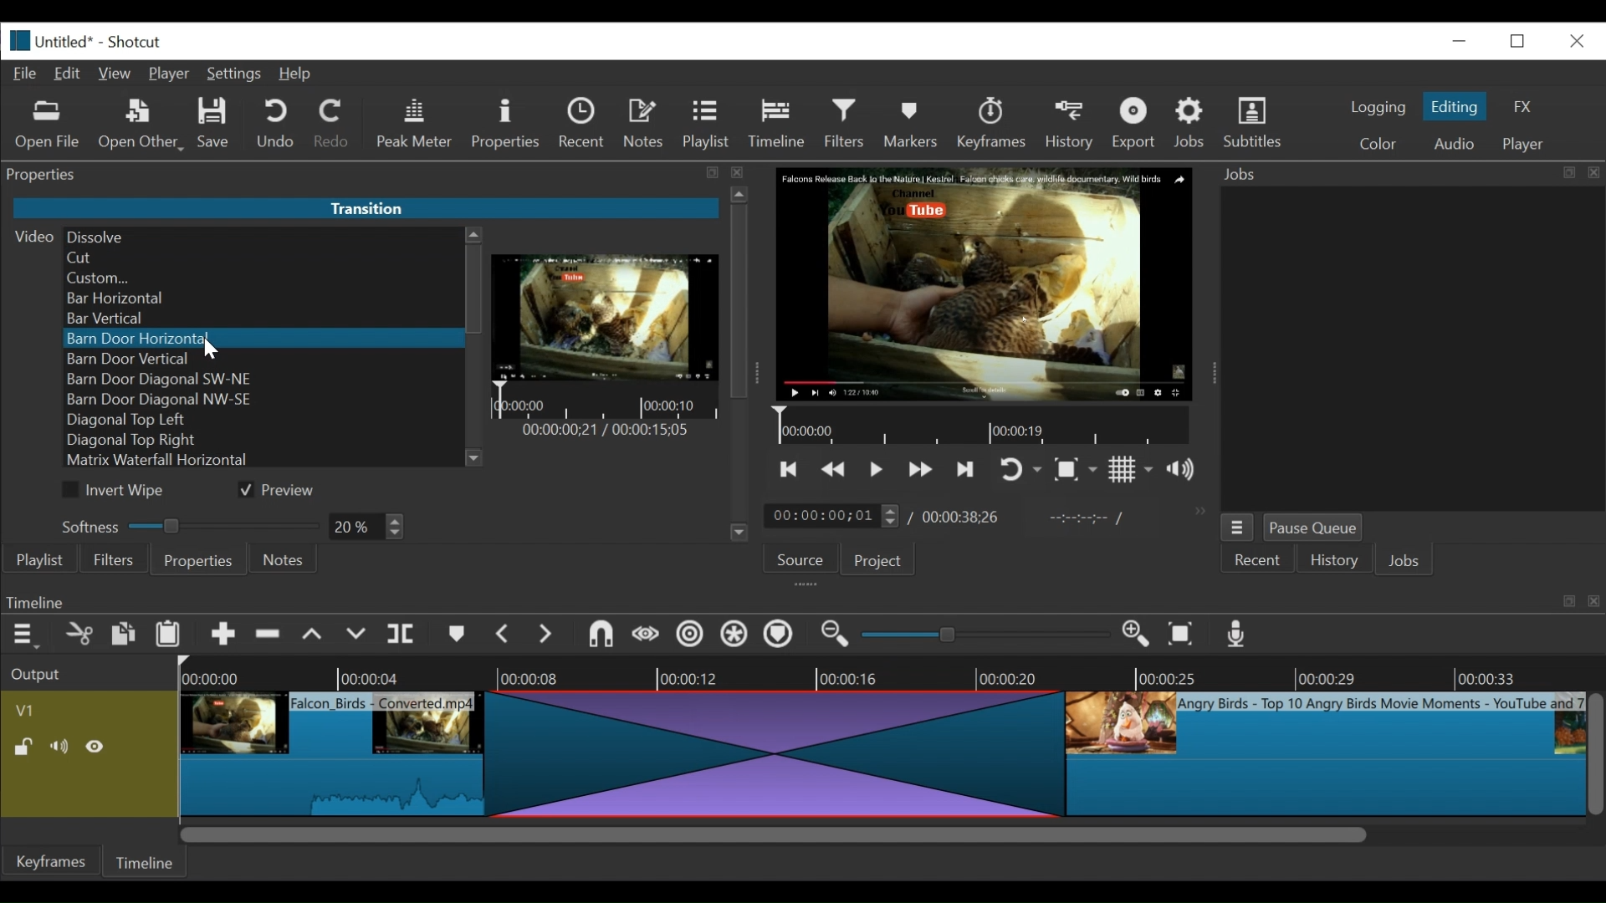 The width and height of the screenshot is (1606, 903). What do you see at coordinates (474, 290) in the screenshot?
I see `Vertical Scroll bar` at bounding box center [474, 290].